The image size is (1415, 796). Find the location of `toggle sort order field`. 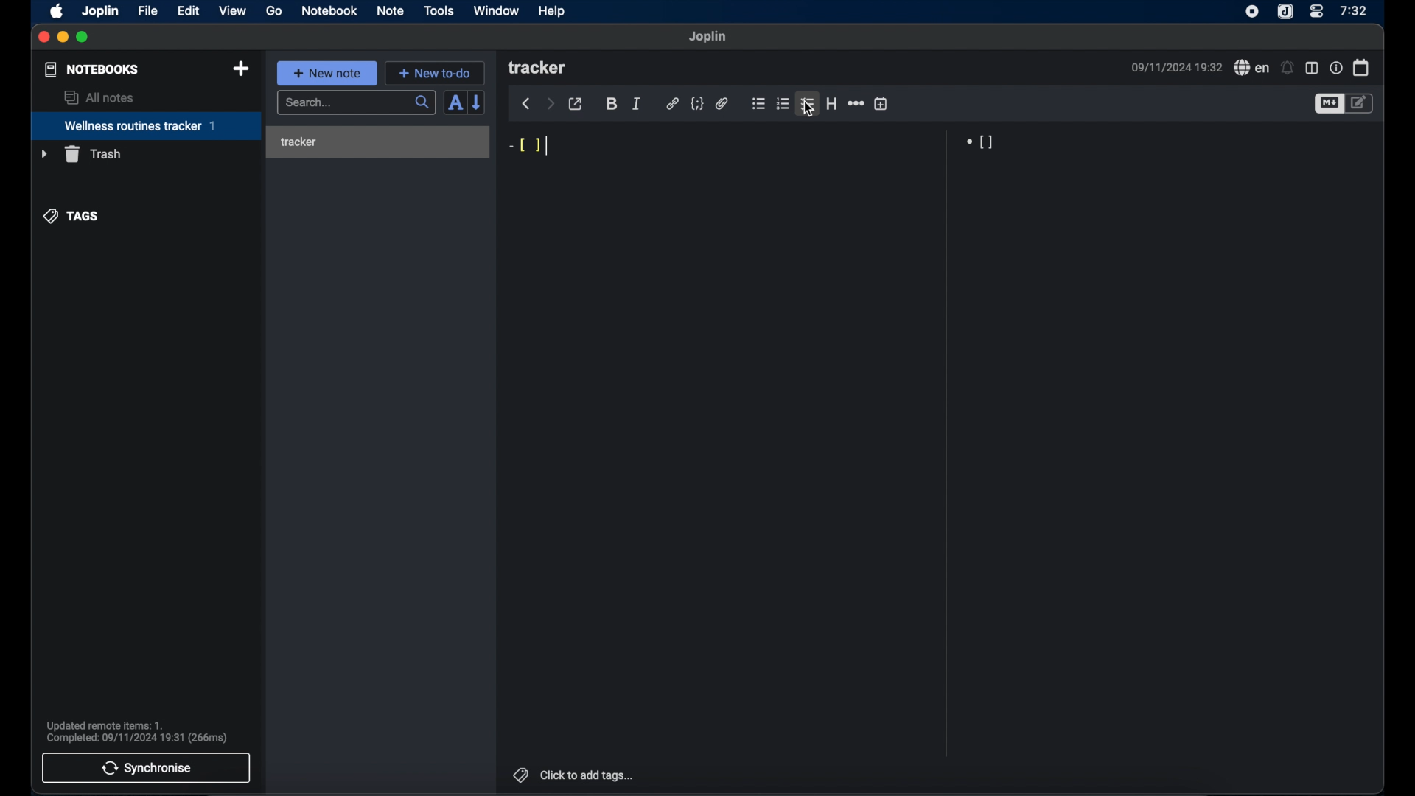

toggle sort order field is located at coordinates (455, 102).